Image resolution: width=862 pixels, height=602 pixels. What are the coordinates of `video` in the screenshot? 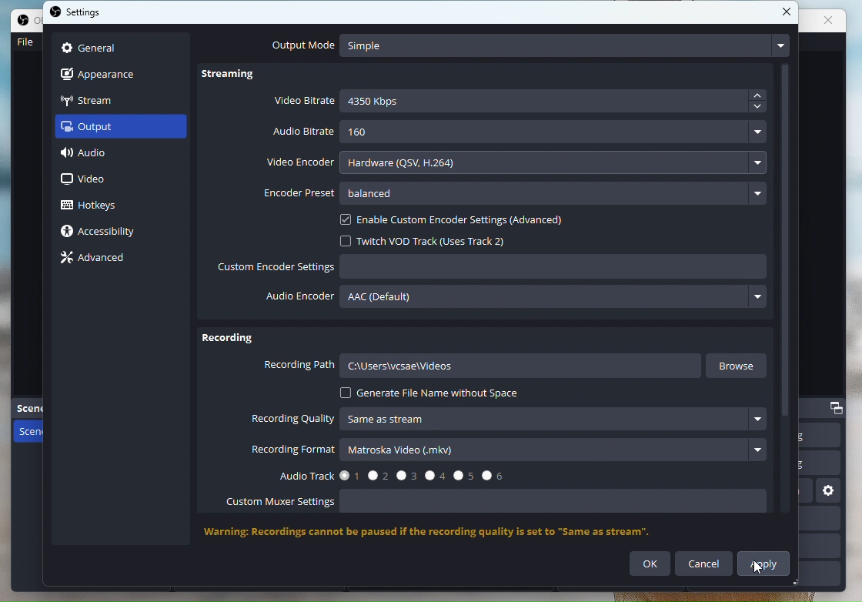 It's located at (88, 180).